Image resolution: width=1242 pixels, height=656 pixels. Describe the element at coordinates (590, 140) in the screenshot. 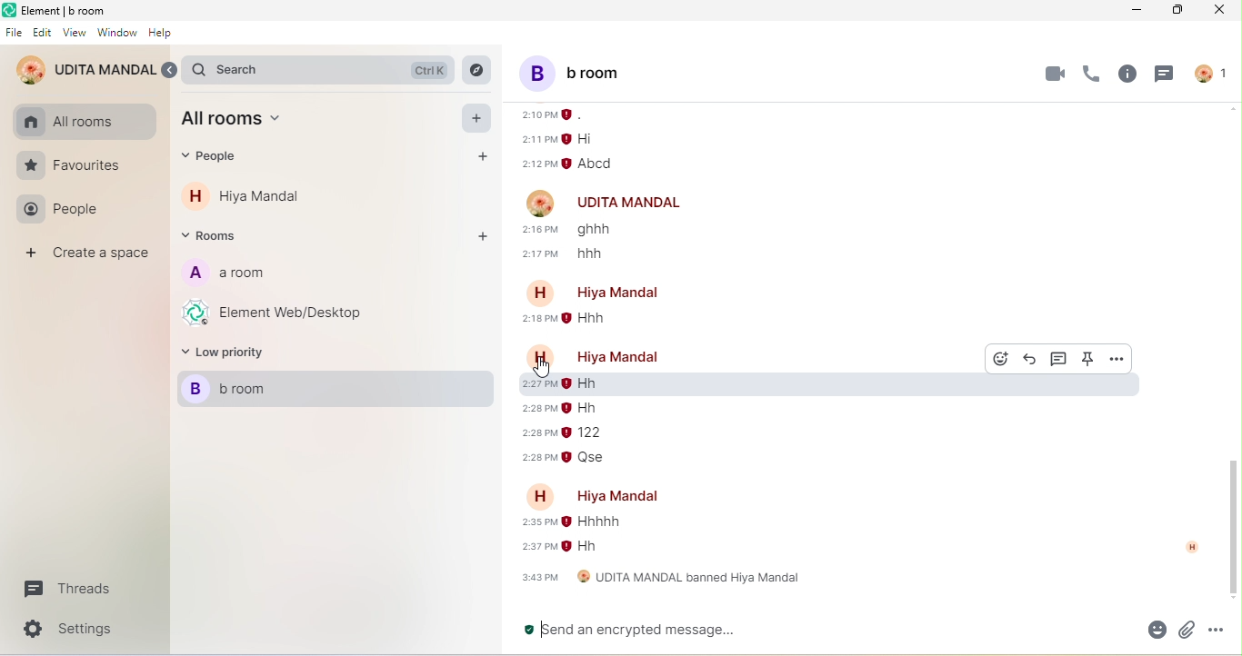

I see `hi message ` at that location.